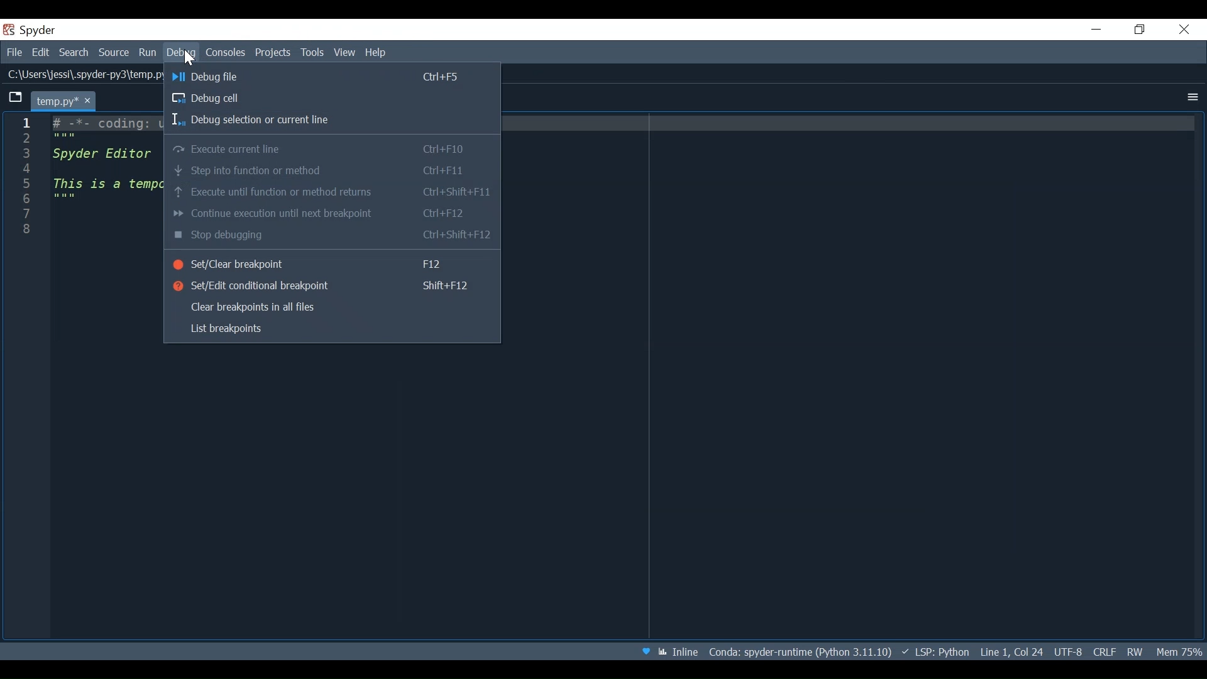 Image resolution: width=1207 pixels, height=679 pixels. I want to click on Restore, so click(1140, 30).